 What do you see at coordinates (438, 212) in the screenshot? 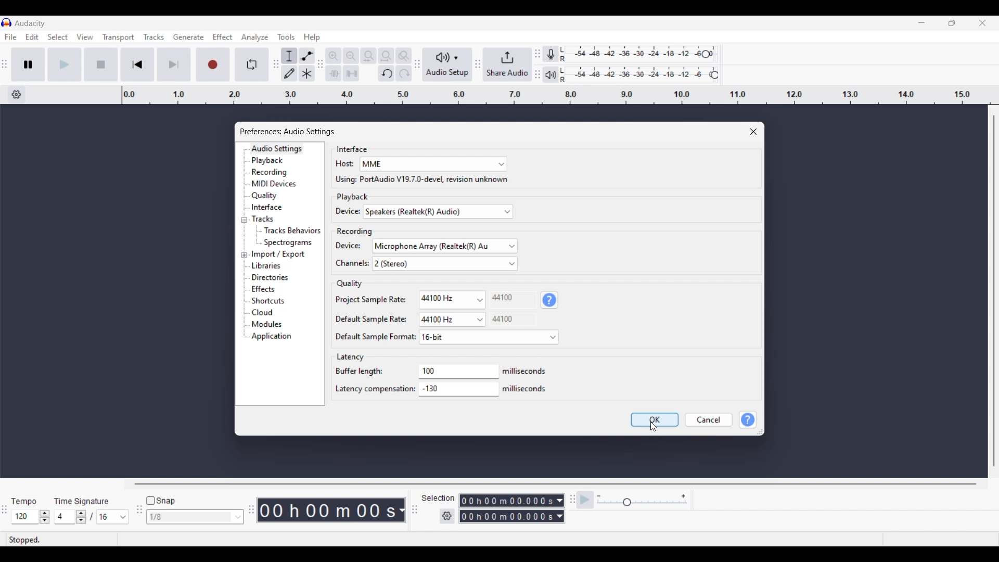
I see `Device options` at bounding box center [438, 212].